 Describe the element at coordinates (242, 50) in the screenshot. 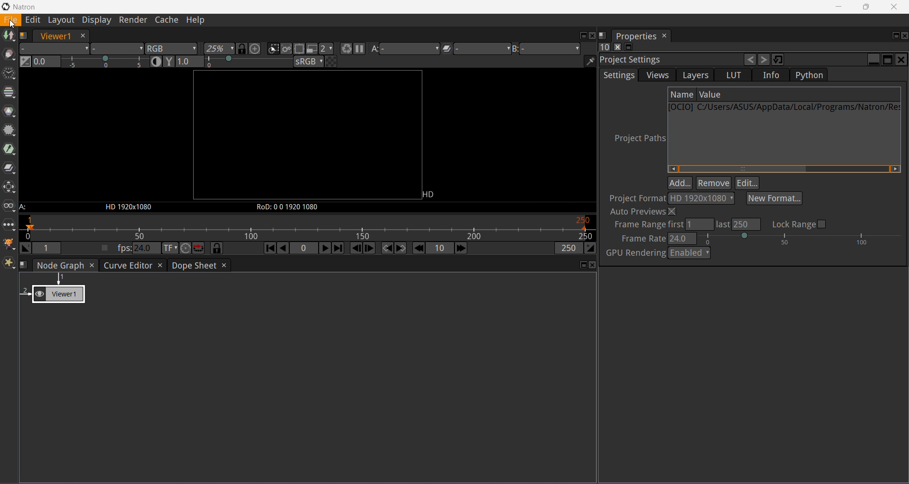

I see `When enabled, all viewers will be synchronied to the same portion of the image in the viewport` at that location.